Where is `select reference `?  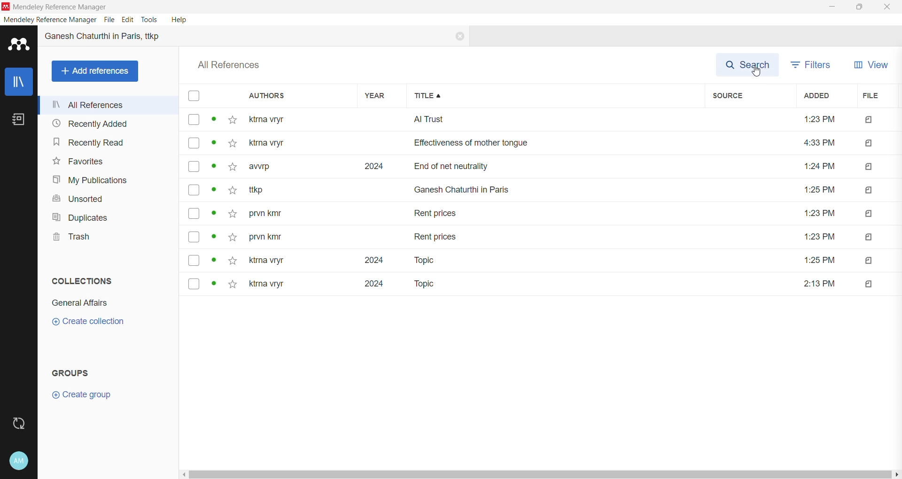 select reference  is located at coordinates (194, 213).